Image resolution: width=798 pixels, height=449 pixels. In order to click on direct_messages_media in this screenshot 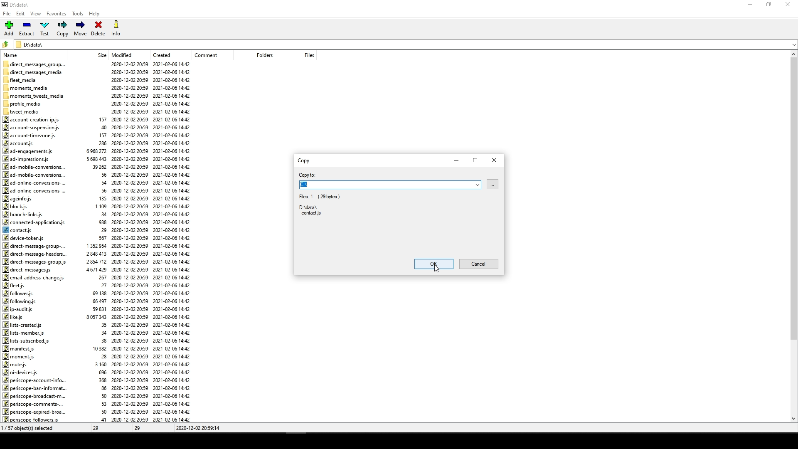, I will do `click(36, 72)`.